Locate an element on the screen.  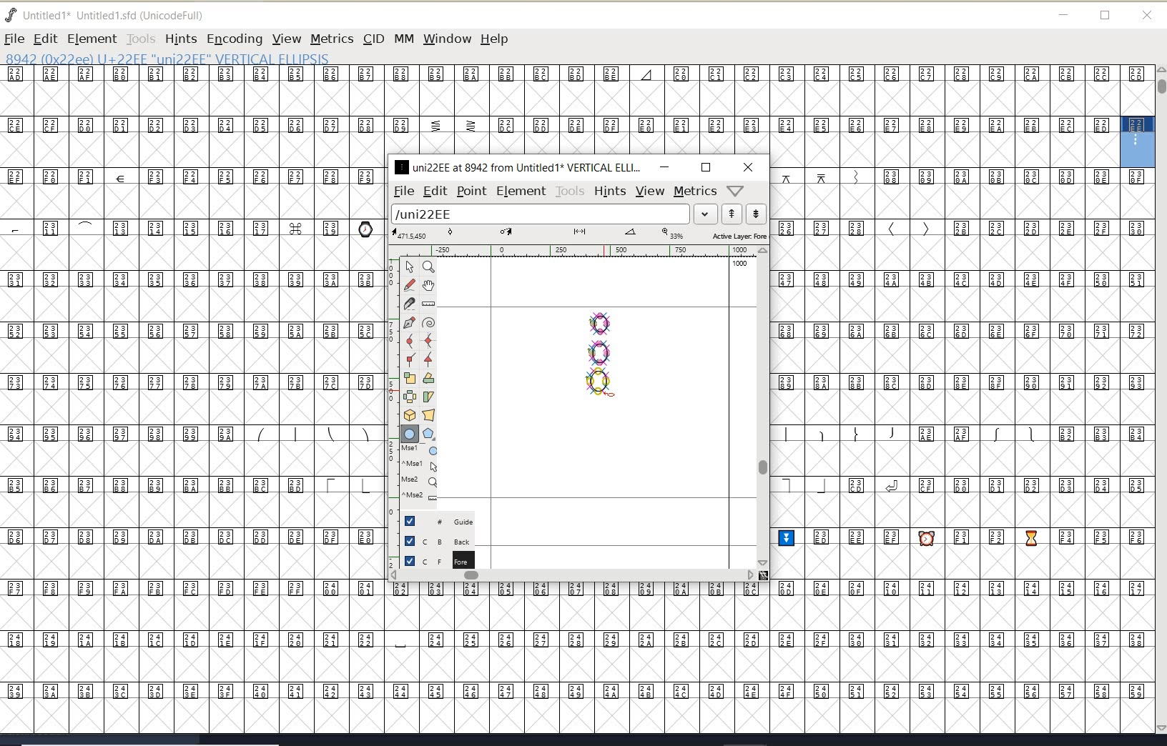
minimize is located at coordinates (1064, 15).